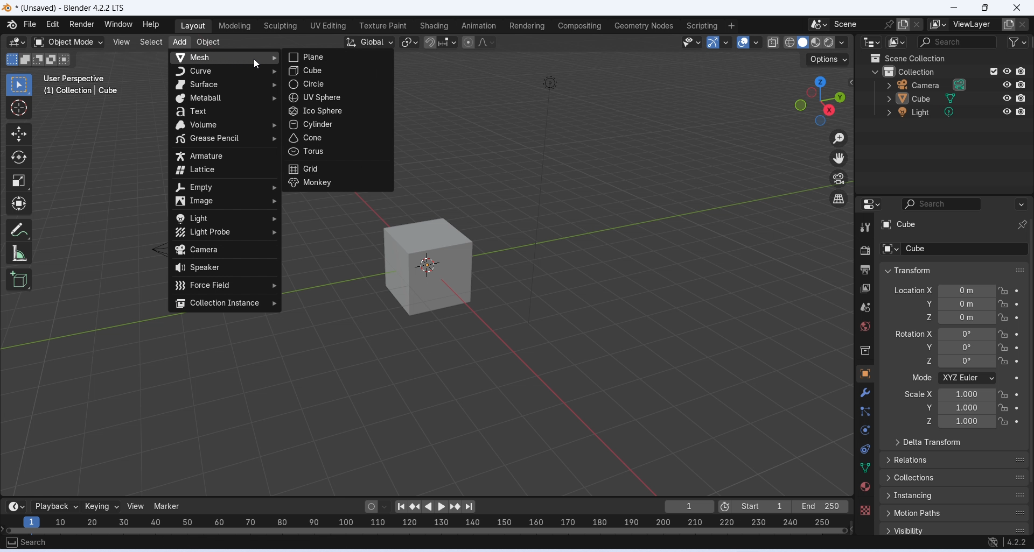  Describe the element at coordinates (974, 24) in the screenshot. I see `view layer` at that location.